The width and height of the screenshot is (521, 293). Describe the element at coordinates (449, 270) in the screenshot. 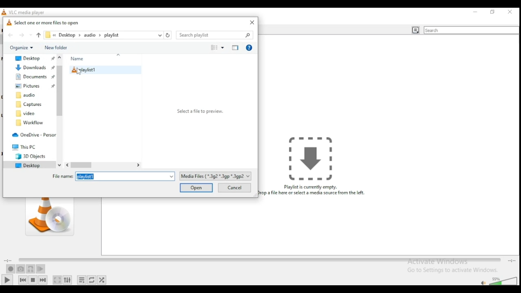

I see `Go to settings to activate windows` at that location.